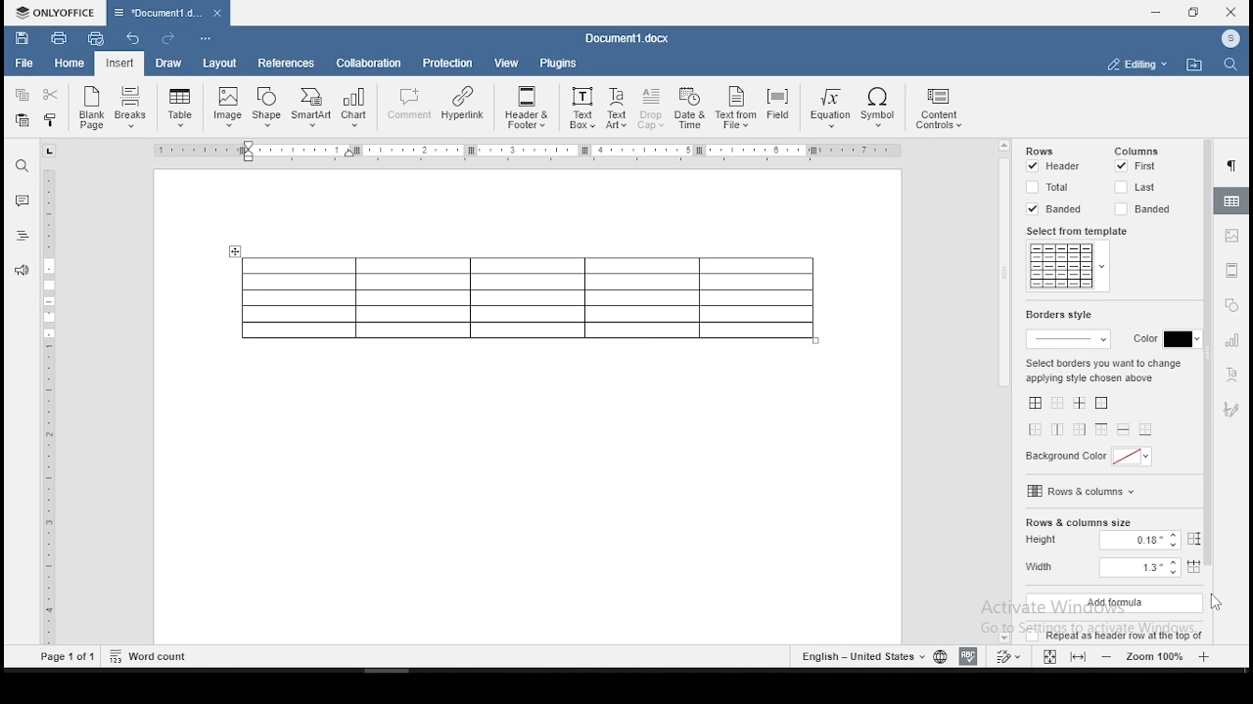 The image size is (1253, 704). What do you see at coordinates (22, 198) in the screenshot?
I see `comment` at bounding box center [22, 198].